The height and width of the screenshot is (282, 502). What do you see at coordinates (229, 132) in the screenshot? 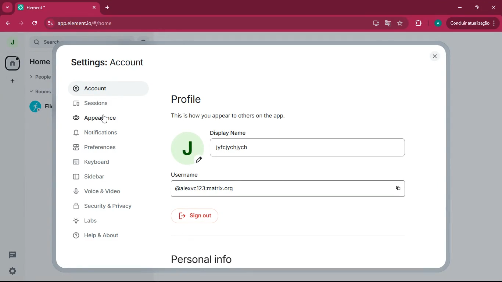
I see `Display Name` at bounding box center [229, 132].